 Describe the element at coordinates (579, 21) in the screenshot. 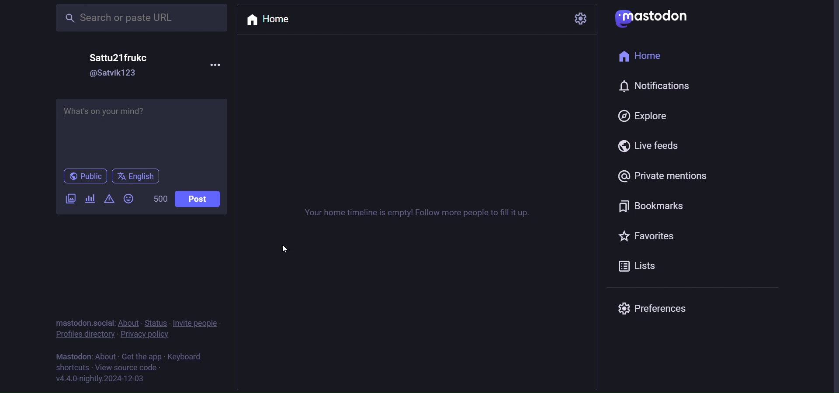

I see `setting` at that location.